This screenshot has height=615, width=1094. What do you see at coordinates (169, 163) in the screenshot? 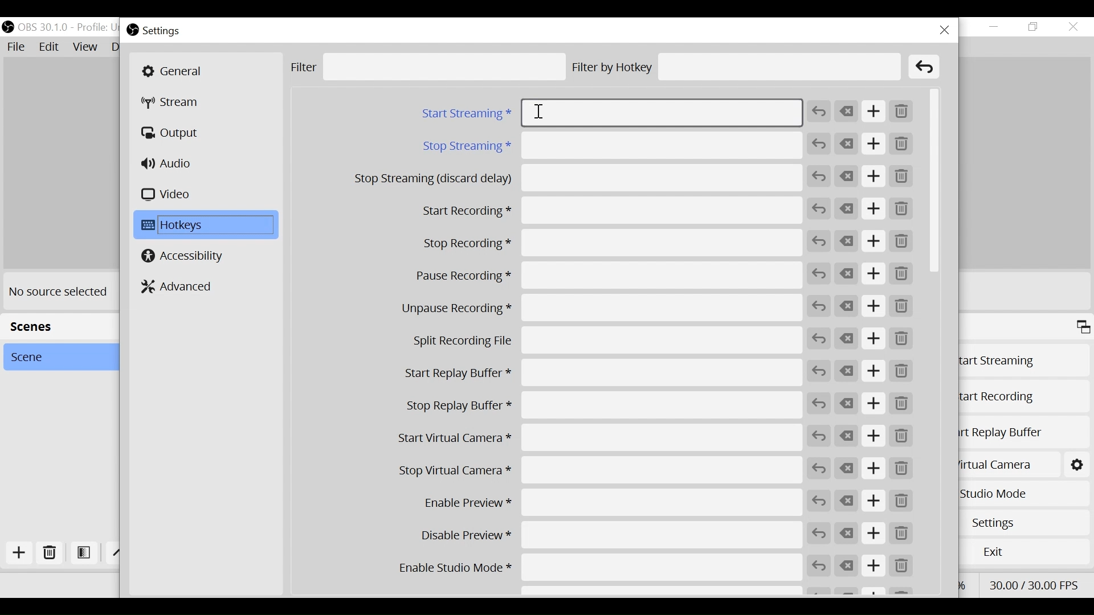
I see `Audio` at bounding box center [169, 163].